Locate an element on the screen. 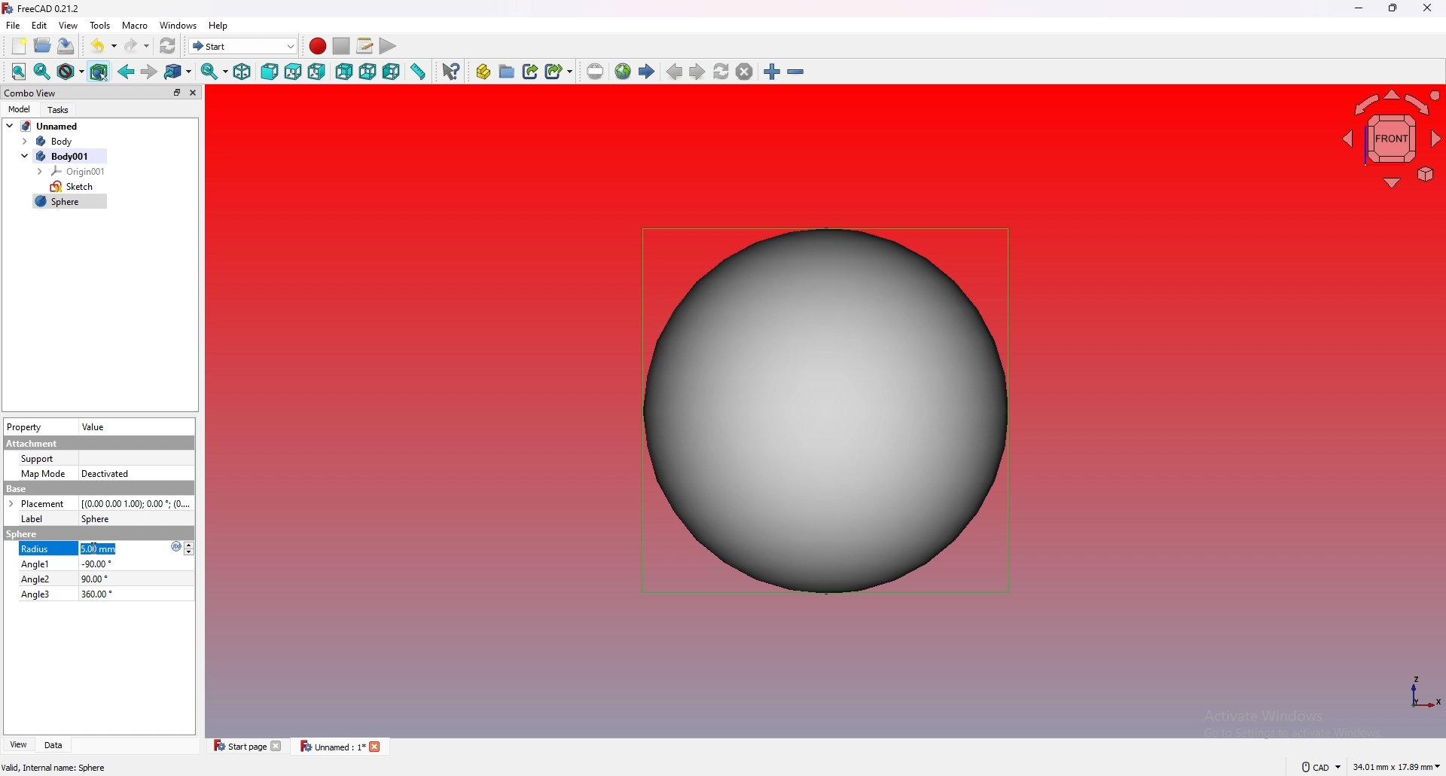  tab 2 is located at coordinates (342, 746).